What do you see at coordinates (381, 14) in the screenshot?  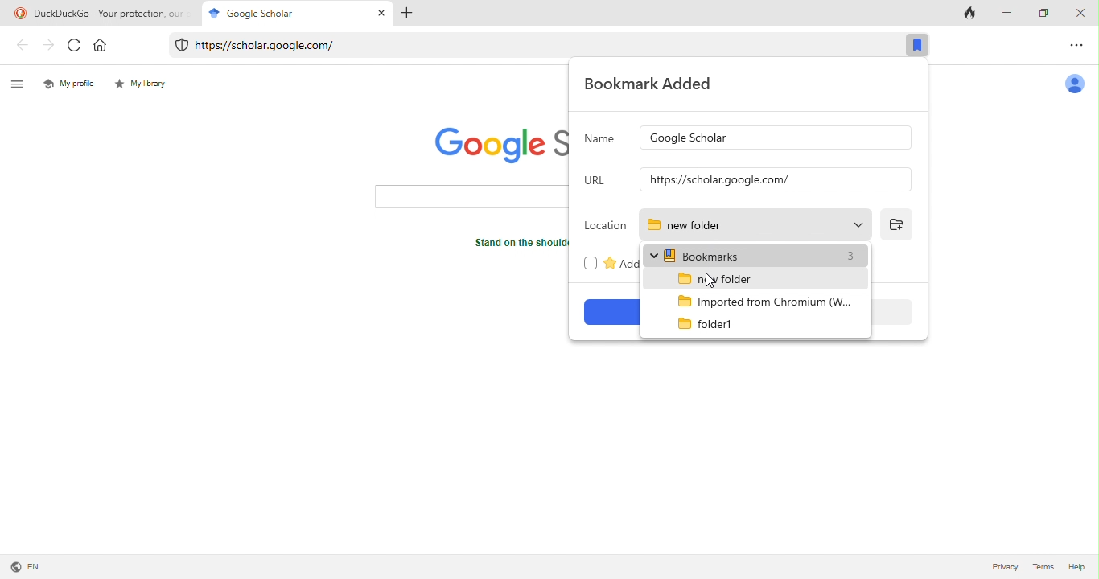 I see `close` at bounding box center [381, 14].